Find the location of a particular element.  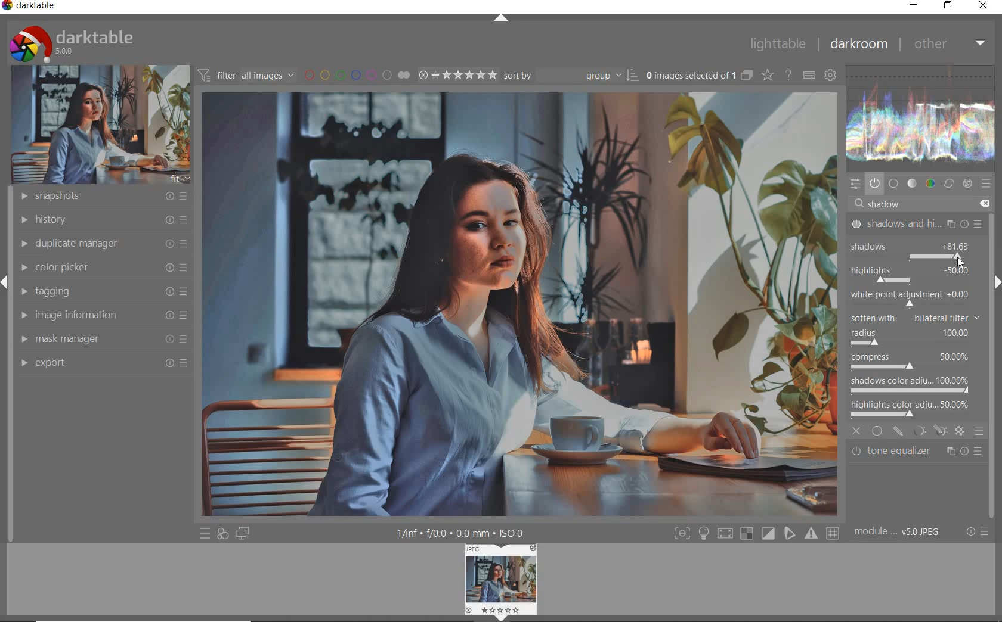

selected images is located at coordinates (689, 75).